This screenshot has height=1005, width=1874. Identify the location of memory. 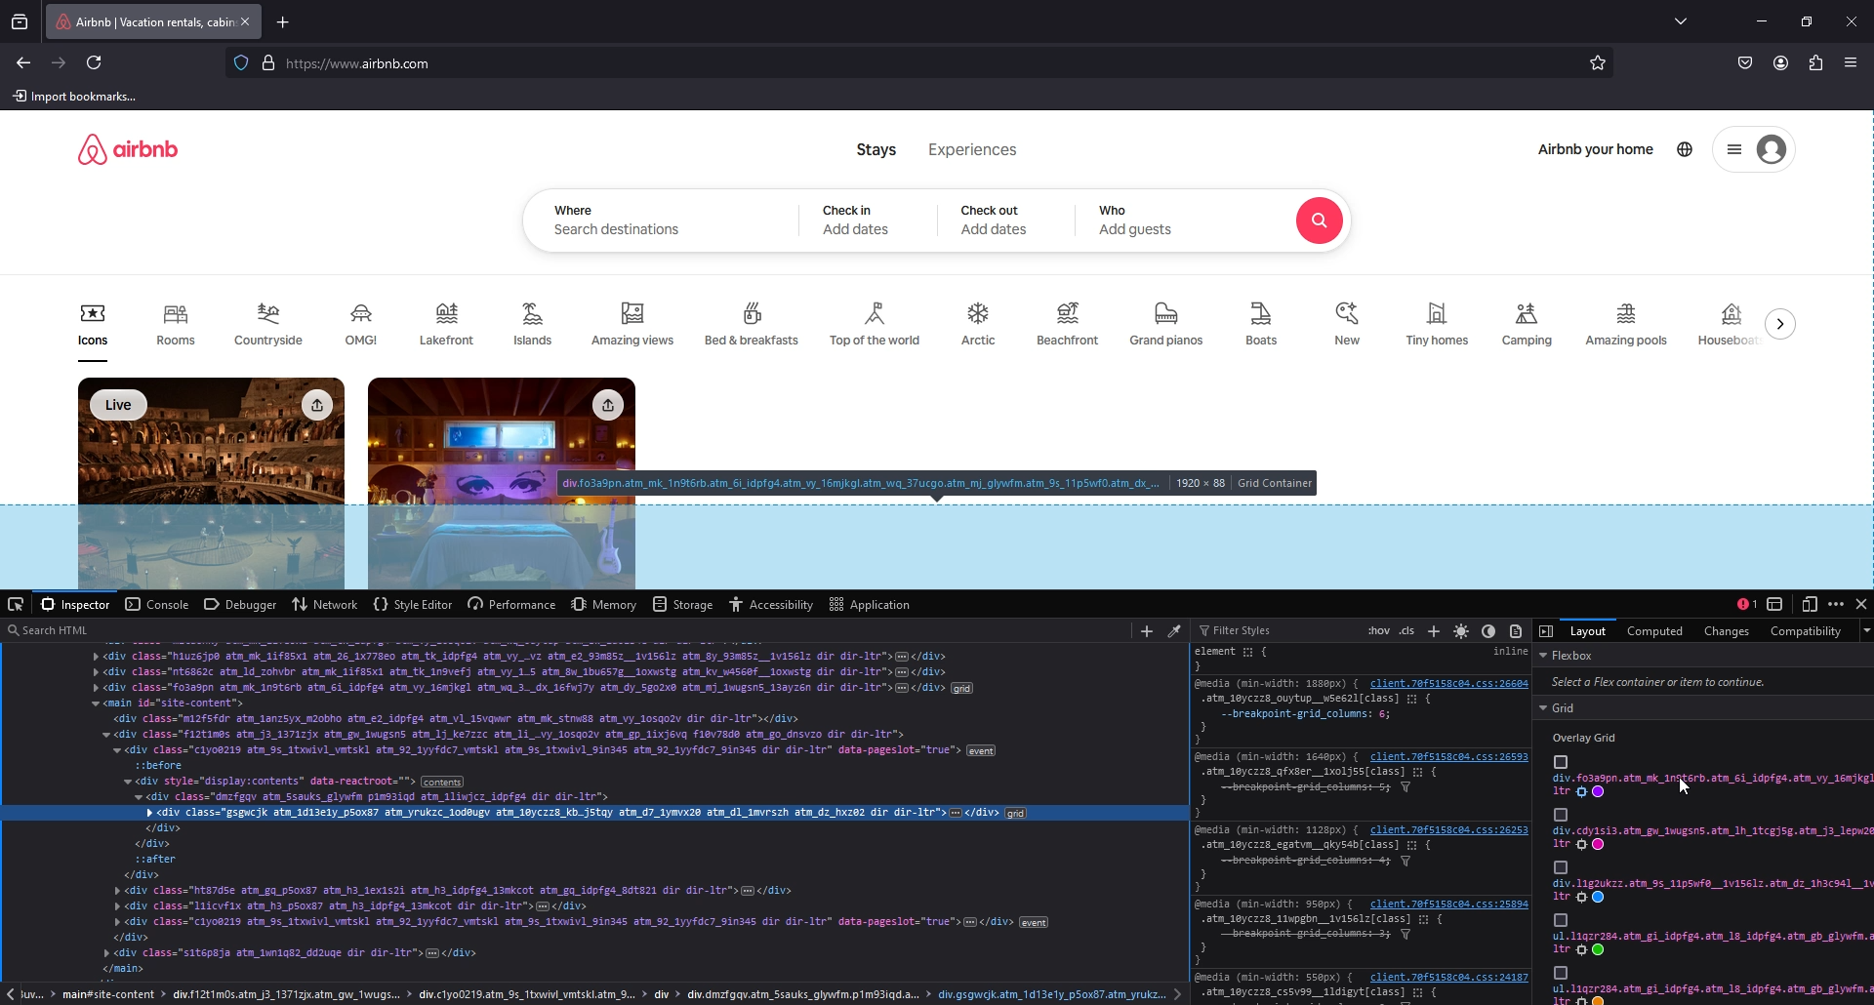
(606, 603).